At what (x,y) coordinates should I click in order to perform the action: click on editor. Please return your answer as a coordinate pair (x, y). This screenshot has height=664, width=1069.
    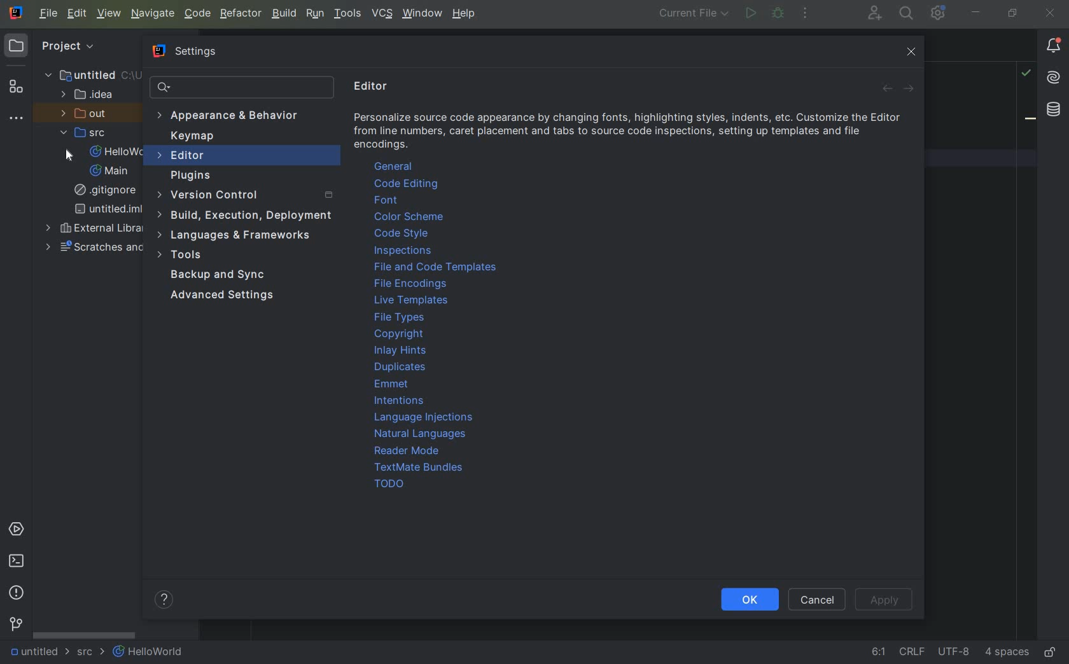
    Looking at the image, I should click on (378, 86).